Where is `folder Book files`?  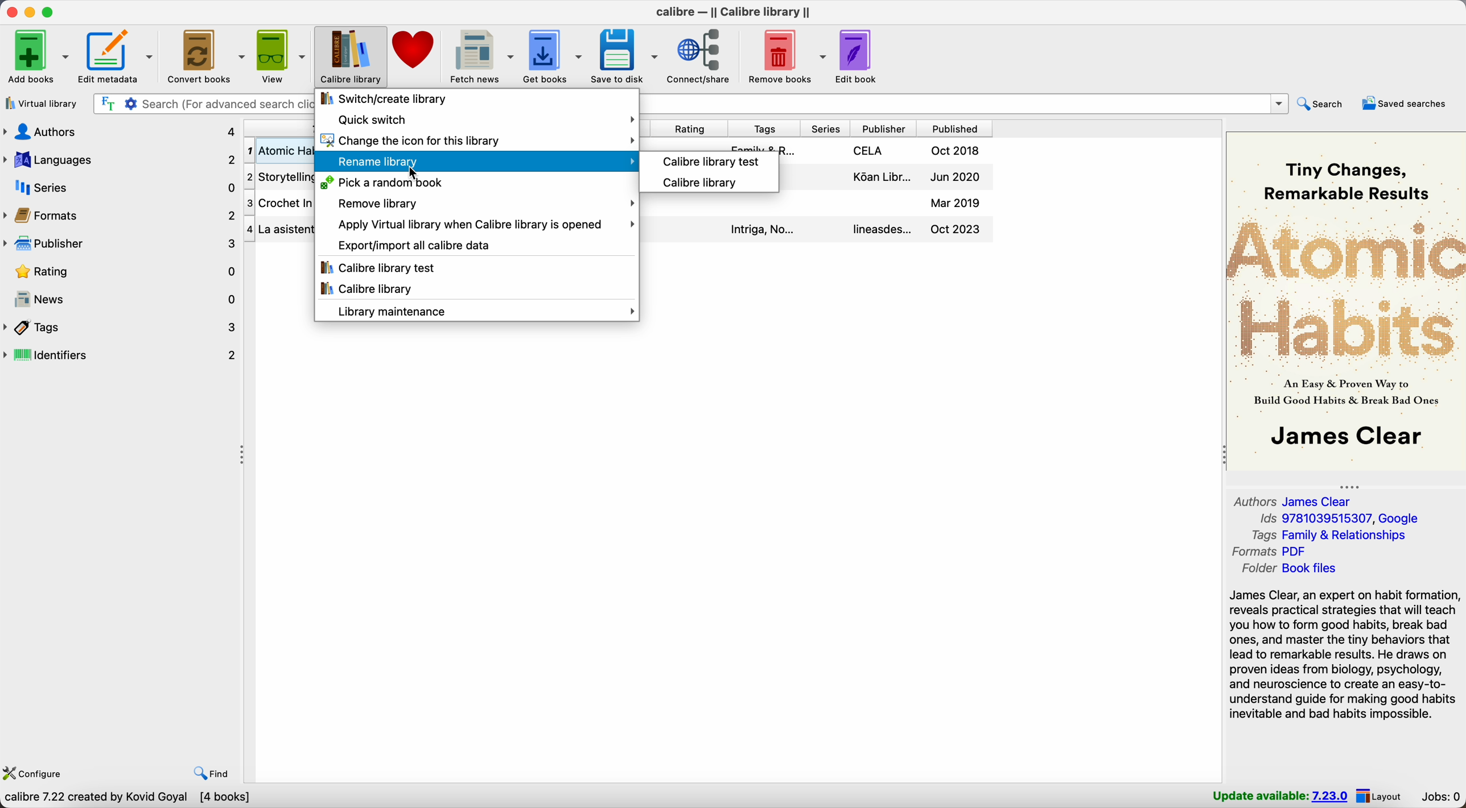
folder Book files is located at coordinates (1301, 568).